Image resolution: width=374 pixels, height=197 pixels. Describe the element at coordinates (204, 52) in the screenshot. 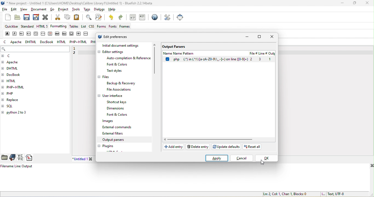

I see `name pattern` at that location.